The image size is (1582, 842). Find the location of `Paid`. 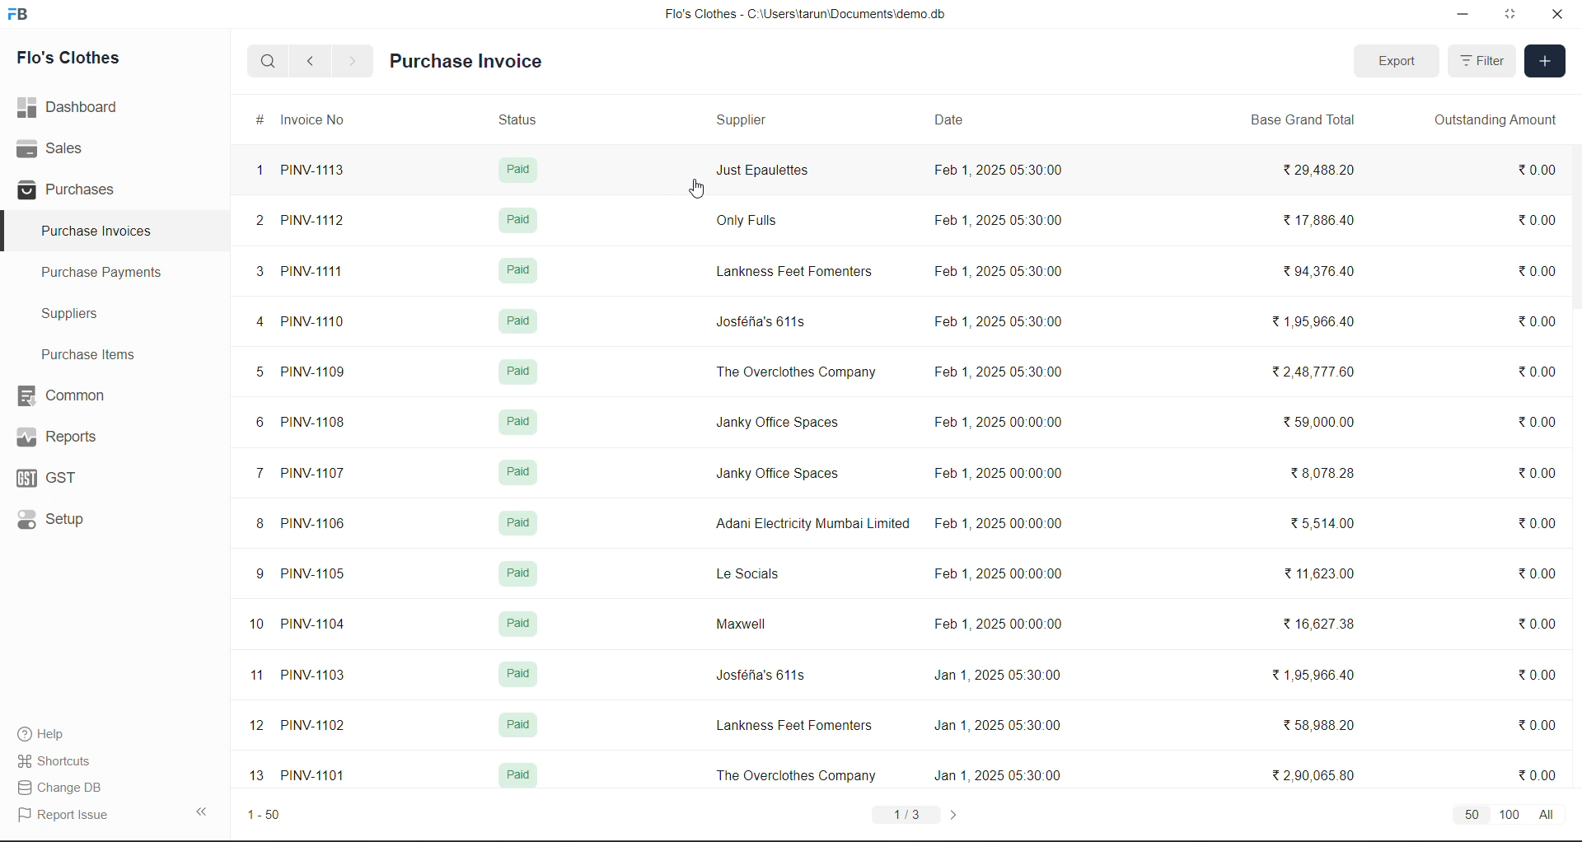

Paid is located at coordinates (517, 677).